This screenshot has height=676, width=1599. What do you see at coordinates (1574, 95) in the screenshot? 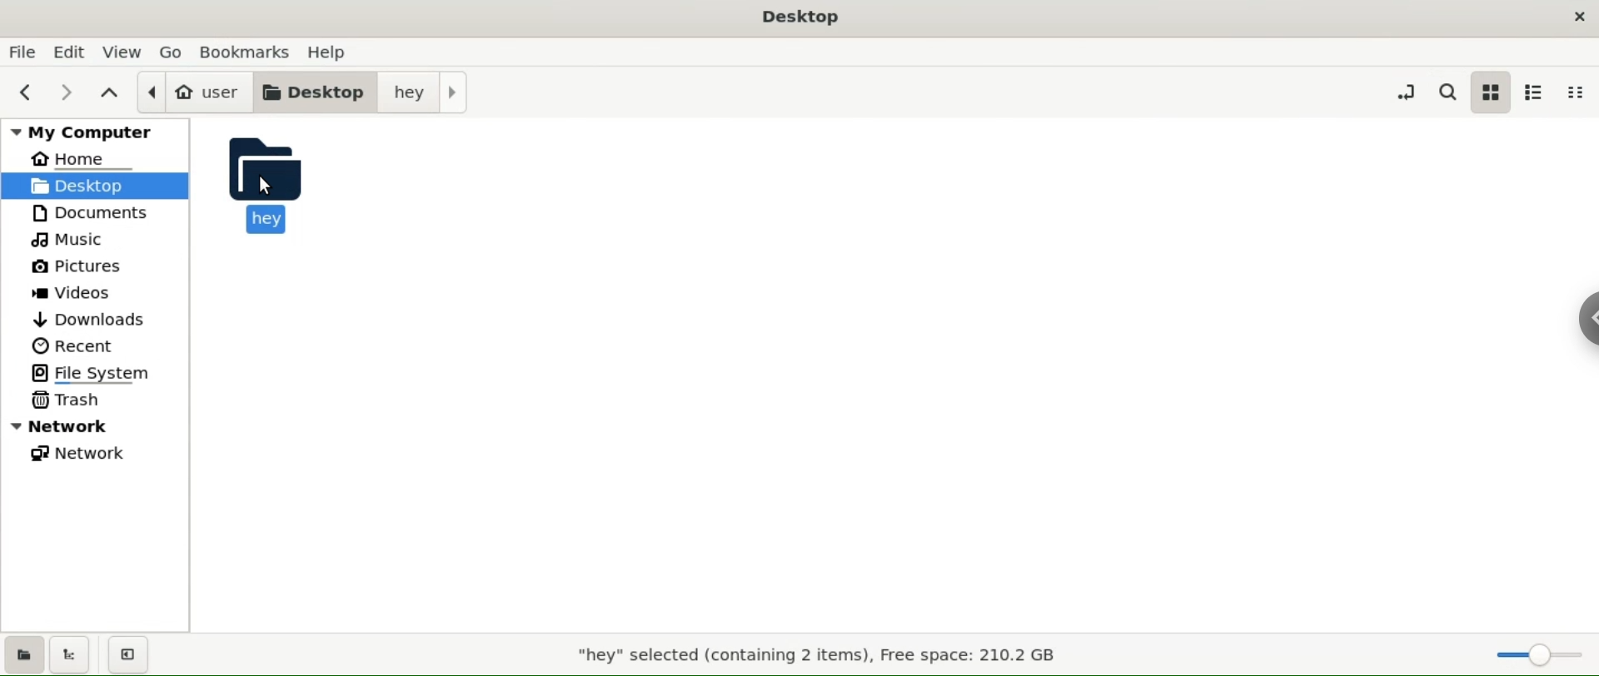
I see `compact view` at bounding box center [1574, 95].